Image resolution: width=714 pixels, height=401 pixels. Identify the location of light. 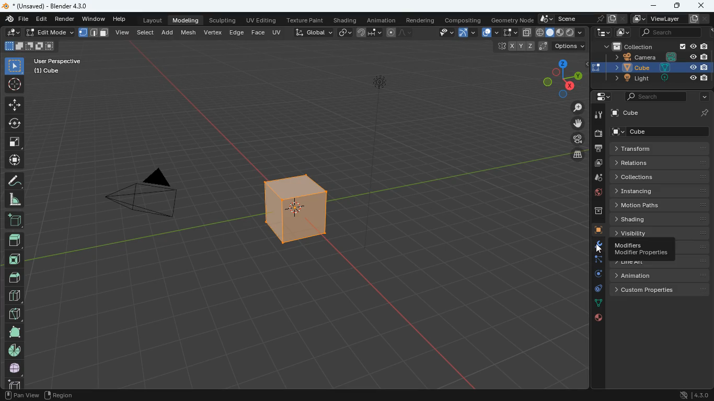
(658, 79).